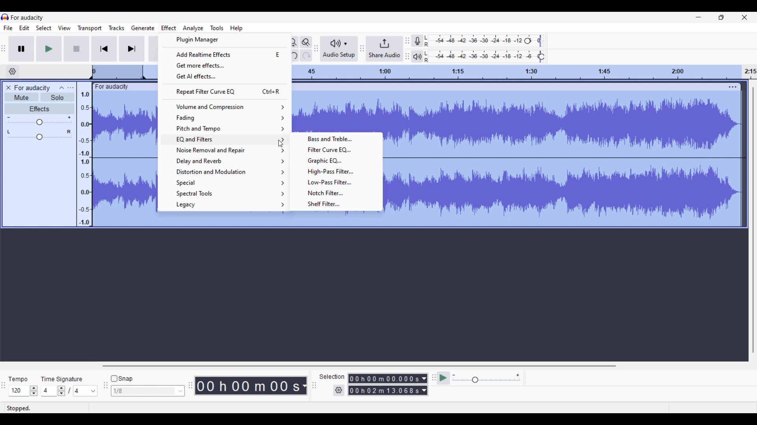 This screenshot has width=757, height=425. I want to click on Selection, so click(332, 377).